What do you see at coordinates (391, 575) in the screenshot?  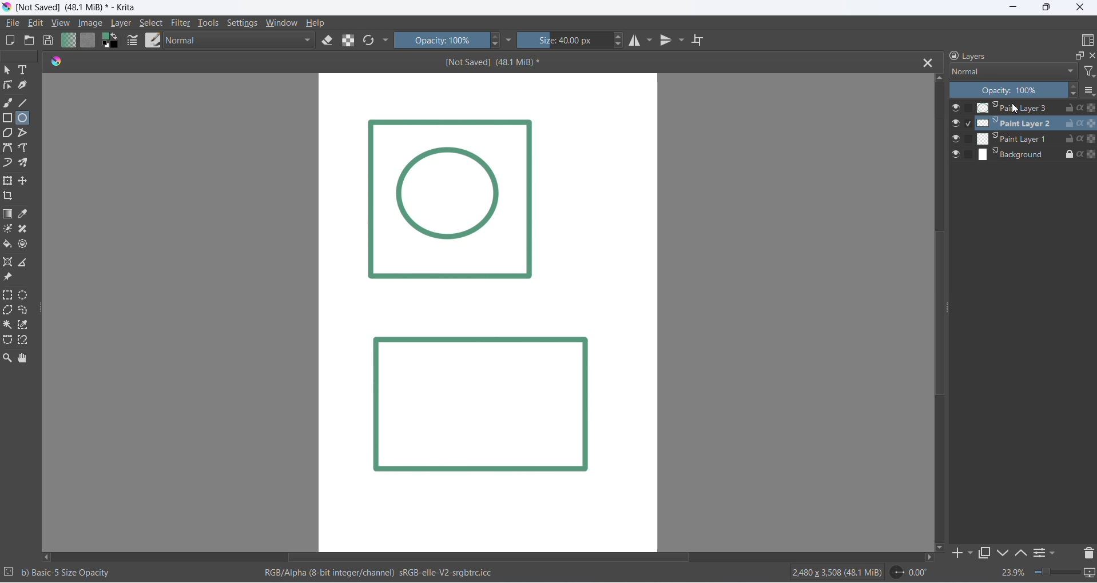 I see `RGB/Alpha (8-bit integer/channel) sRGB-elle-V2-srgbtrc.icc` at bounding box center [391, 575].